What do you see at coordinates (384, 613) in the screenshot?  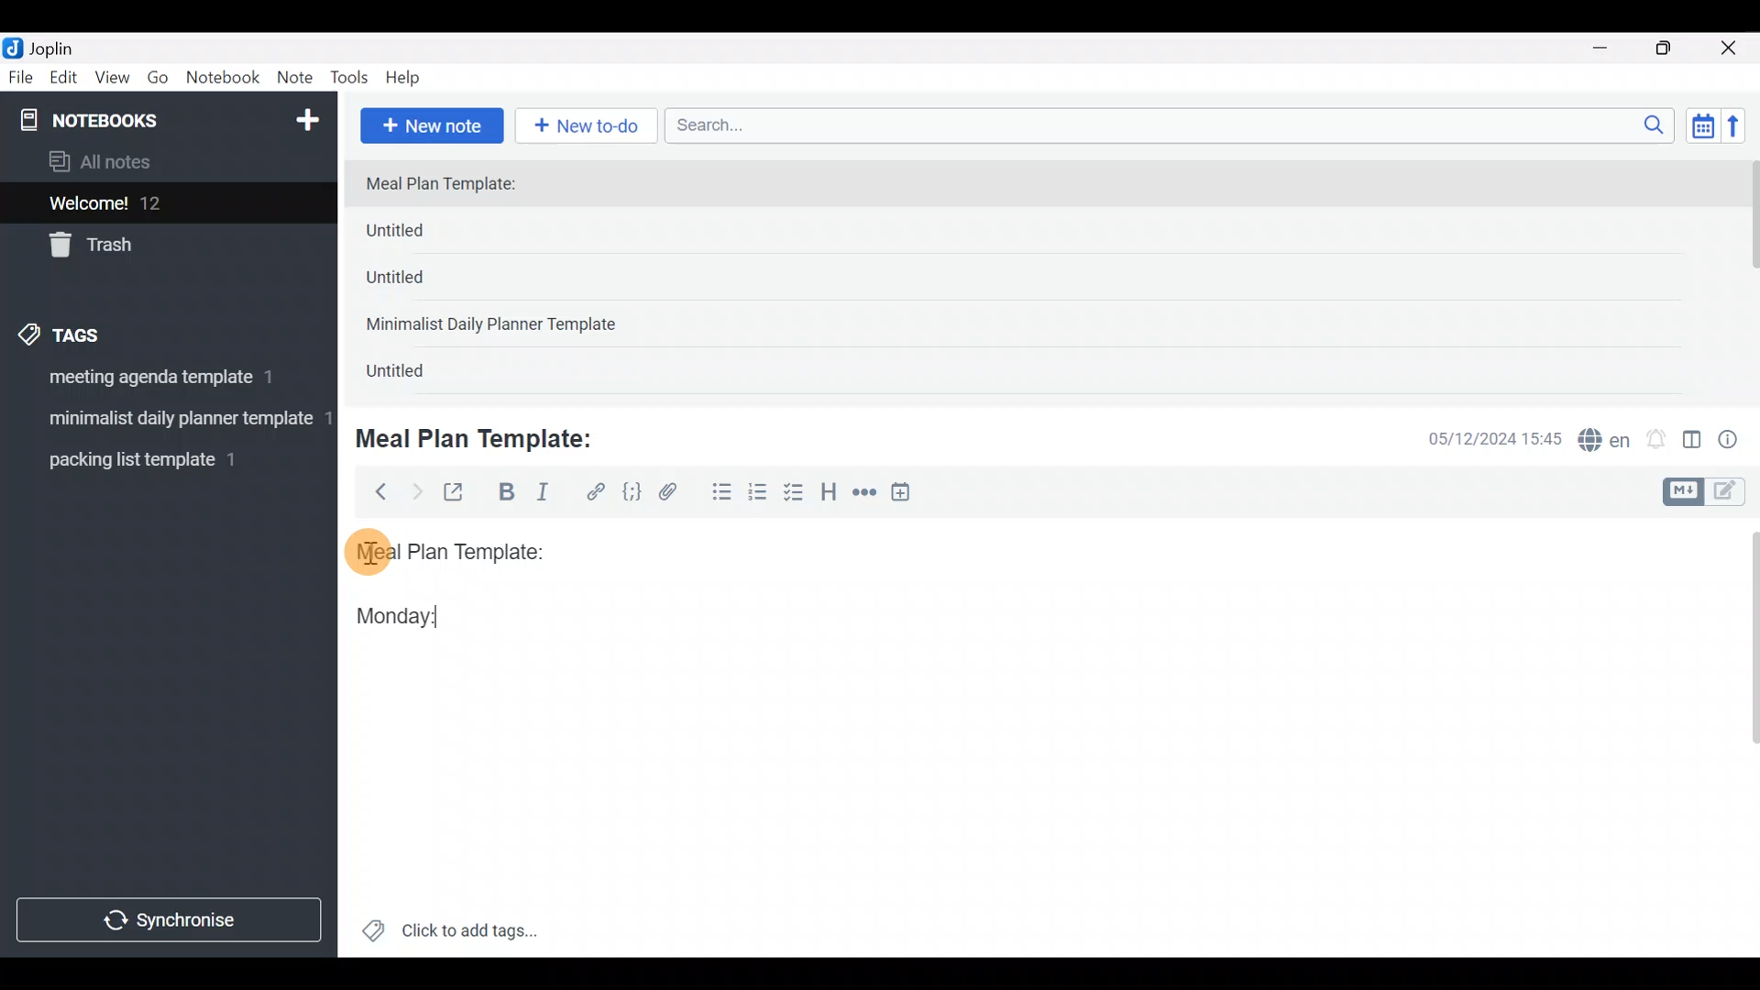 I see `Monday:` at bounding box center [384, 613].